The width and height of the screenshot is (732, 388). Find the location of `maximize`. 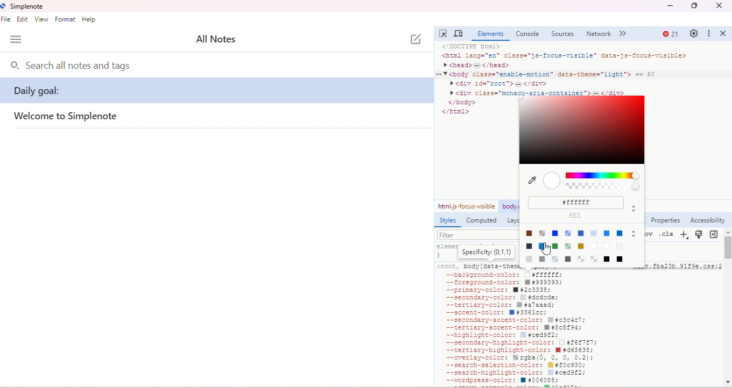

maximize is located at coordinates (695, 7).